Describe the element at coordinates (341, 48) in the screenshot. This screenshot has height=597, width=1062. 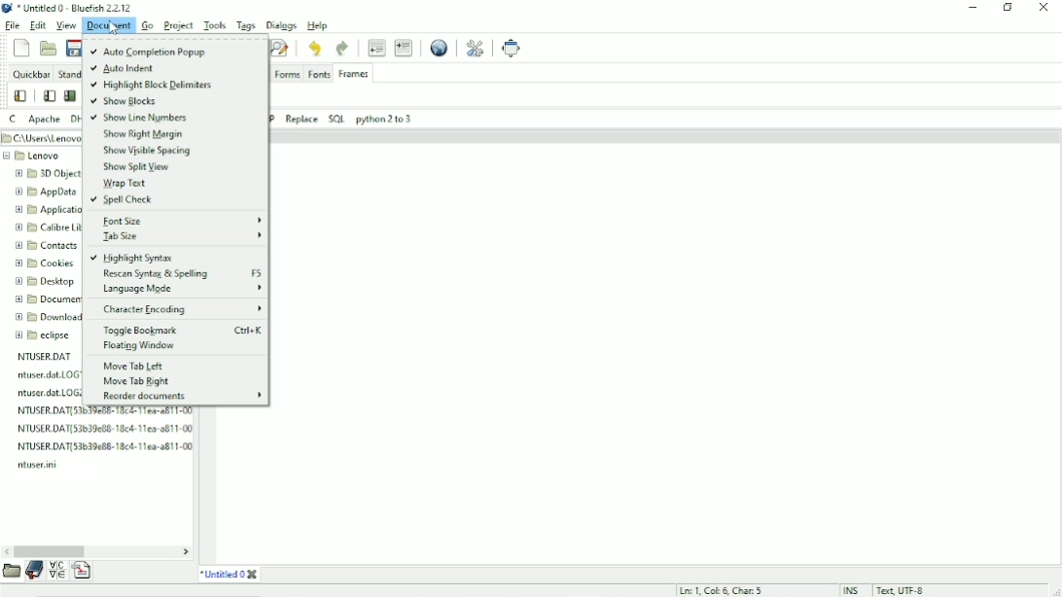
I see `Redo` at that location.